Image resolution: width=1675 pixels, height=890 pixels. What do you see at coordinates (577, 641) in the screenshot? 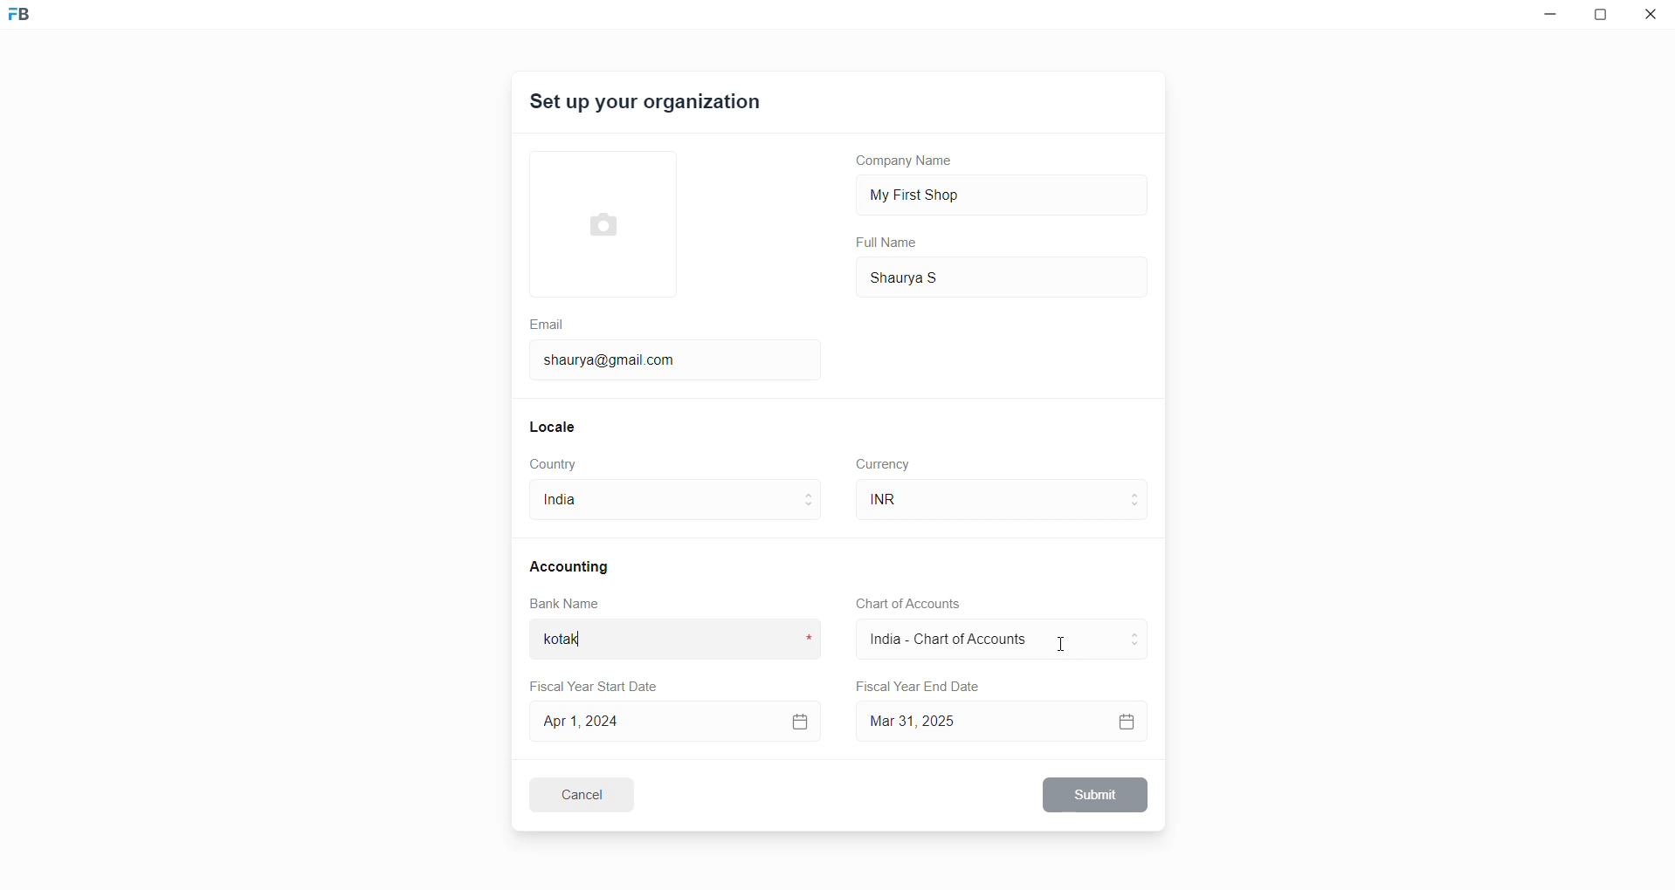
I see `kotak` at bounding box center [577, 641].